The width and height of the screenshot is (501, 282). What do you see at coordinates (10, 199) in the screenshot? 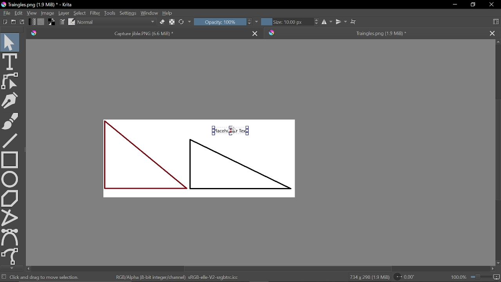
I see `Polygon tool` at bounding box center [10, 199].